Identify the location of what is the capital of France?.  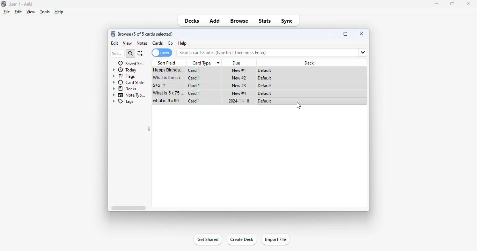
(168, 78).